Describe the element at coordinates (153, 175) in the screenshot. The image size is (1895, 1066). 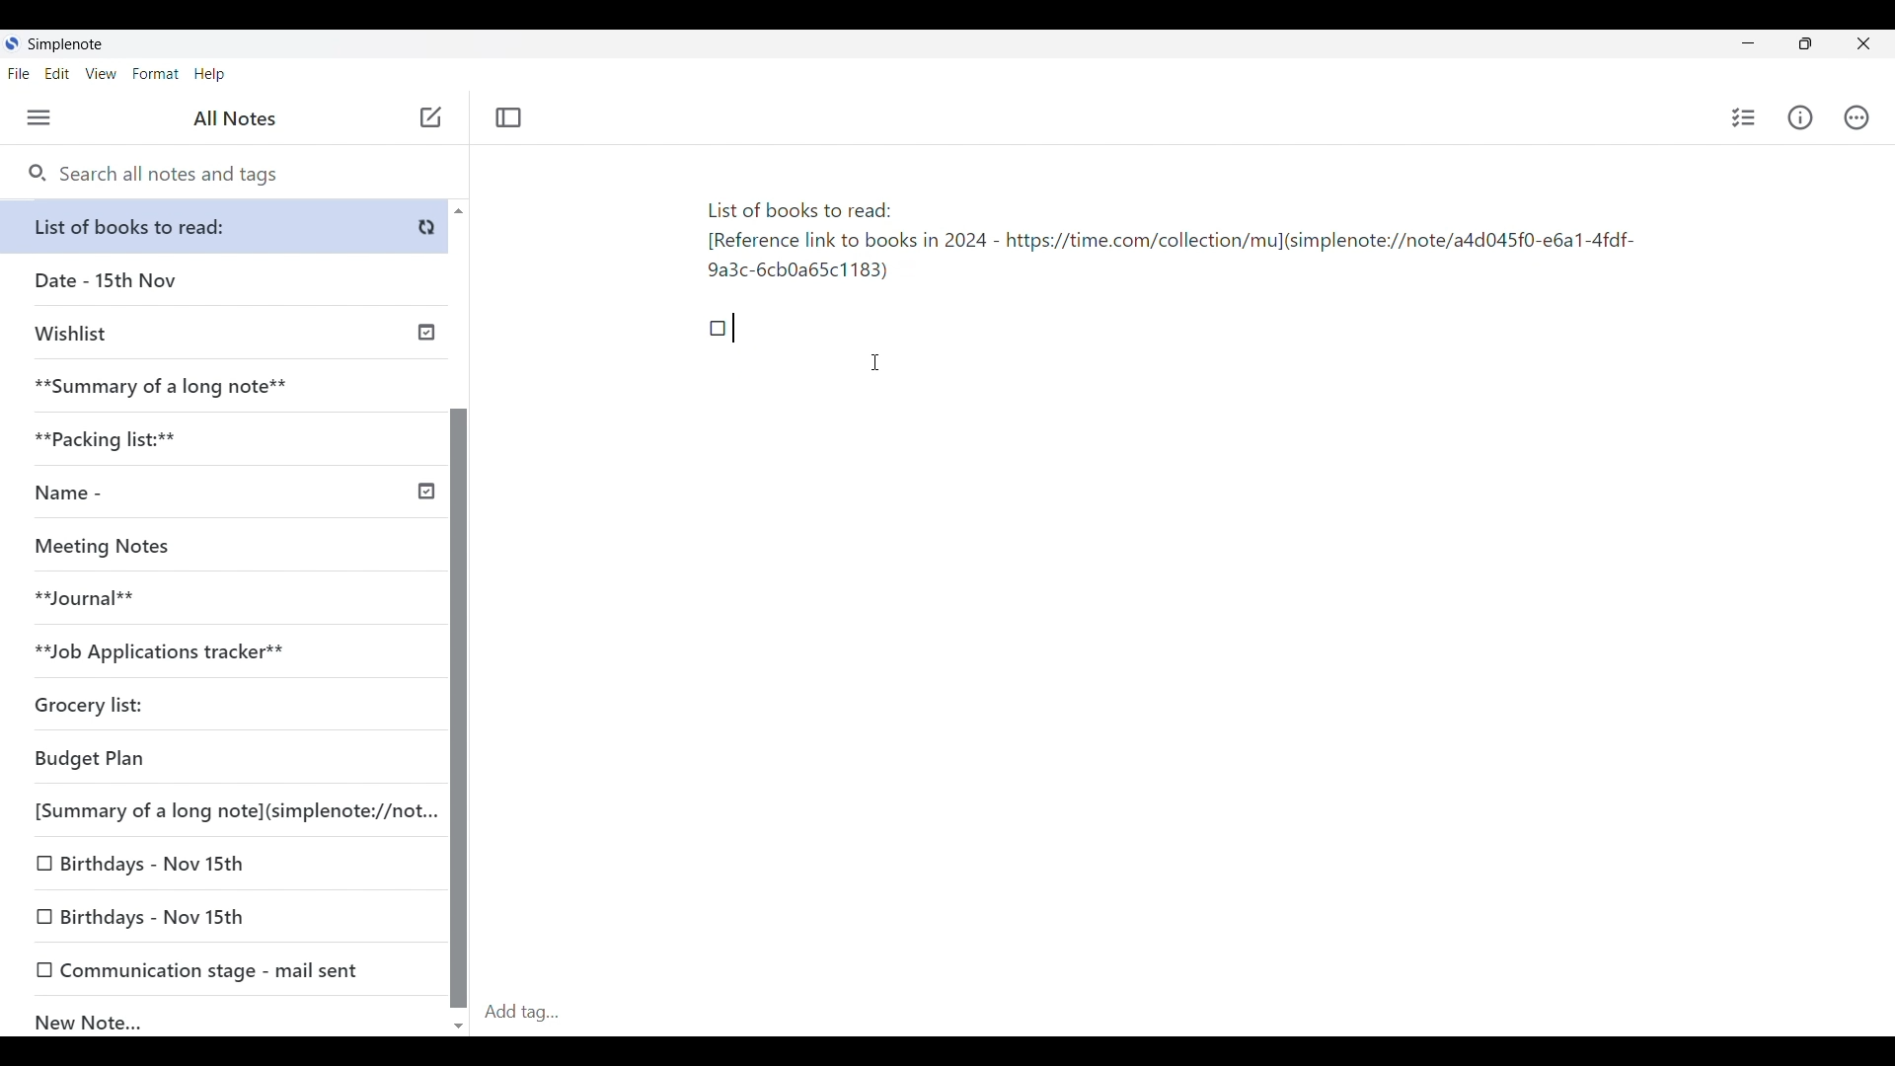
I see `Search all notes and tags` at that location.